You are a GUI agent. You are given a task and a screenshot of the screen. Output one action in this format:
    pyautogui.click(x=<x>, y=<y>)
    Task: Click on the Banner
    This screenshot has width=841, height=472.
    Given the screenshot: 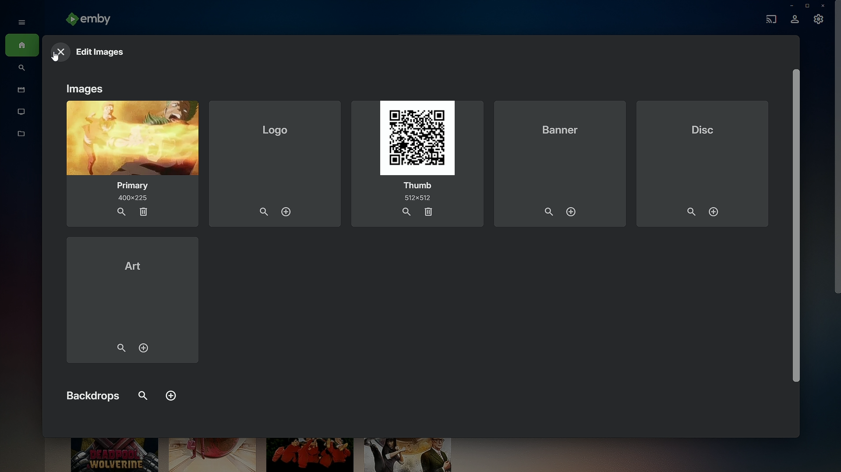 What is the action you would take?
    pyautogui.click(x=561, y=163)
    